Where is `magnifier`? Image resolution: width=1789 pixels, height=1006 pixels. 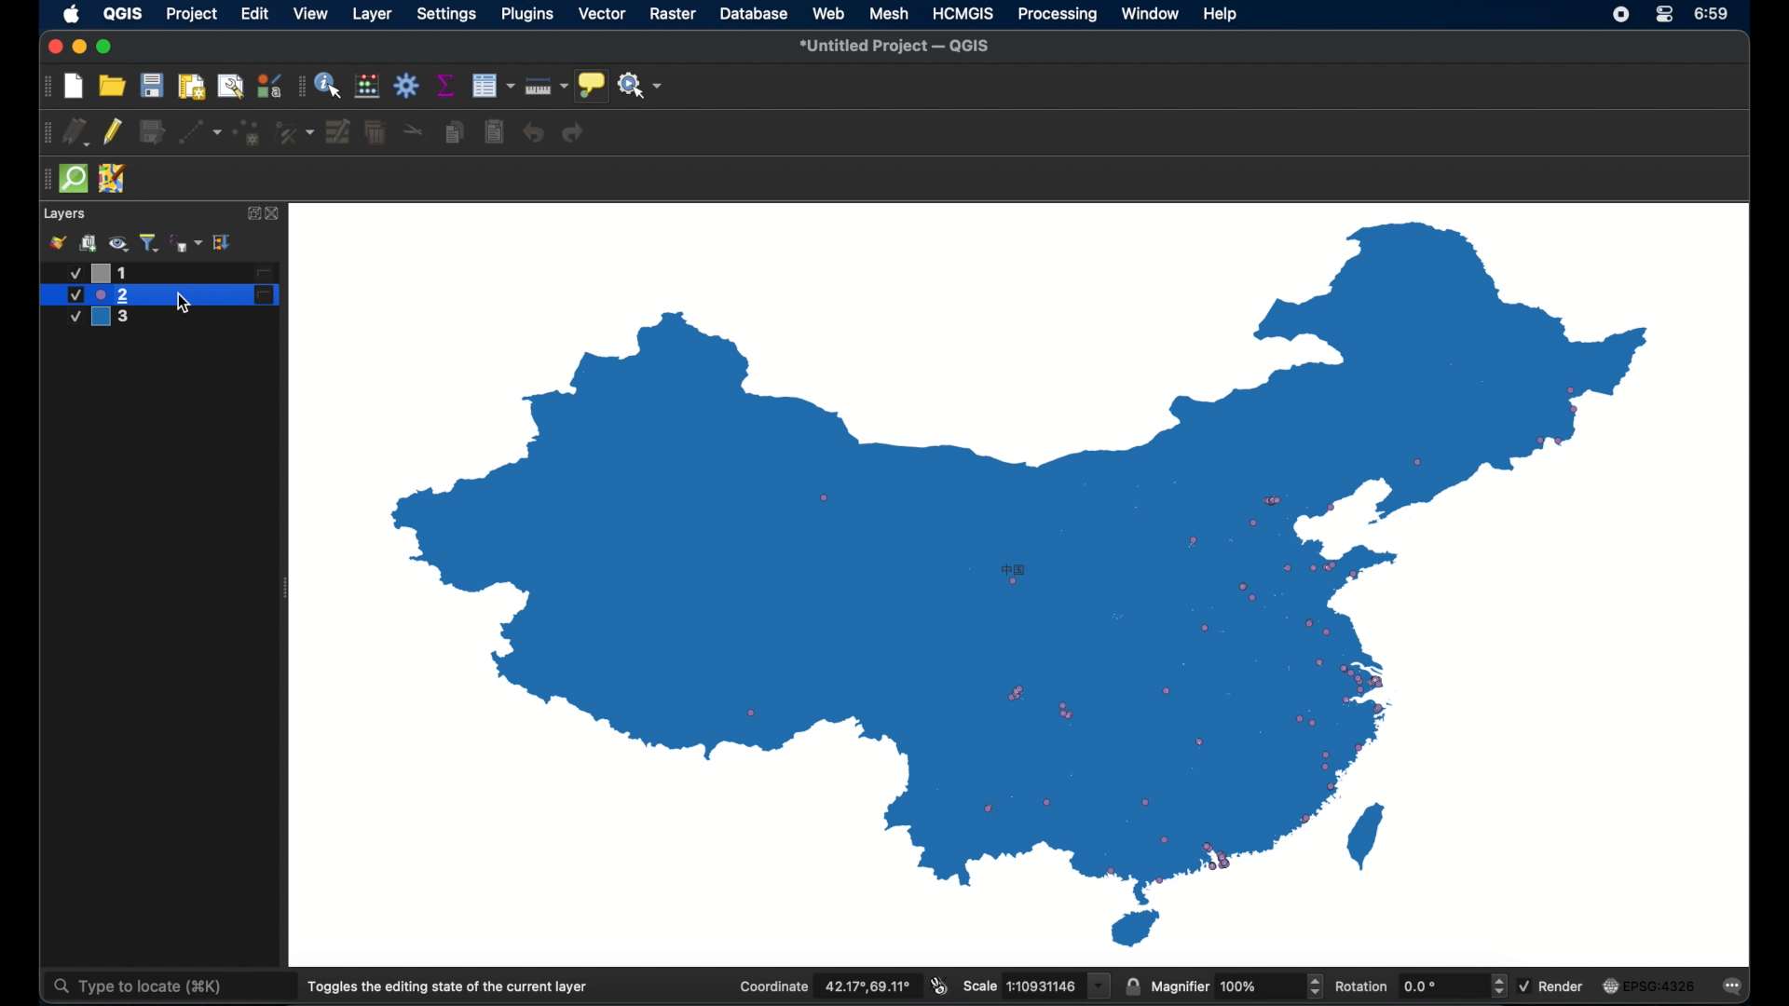 magnifier is located at coordinates (1236, 986).